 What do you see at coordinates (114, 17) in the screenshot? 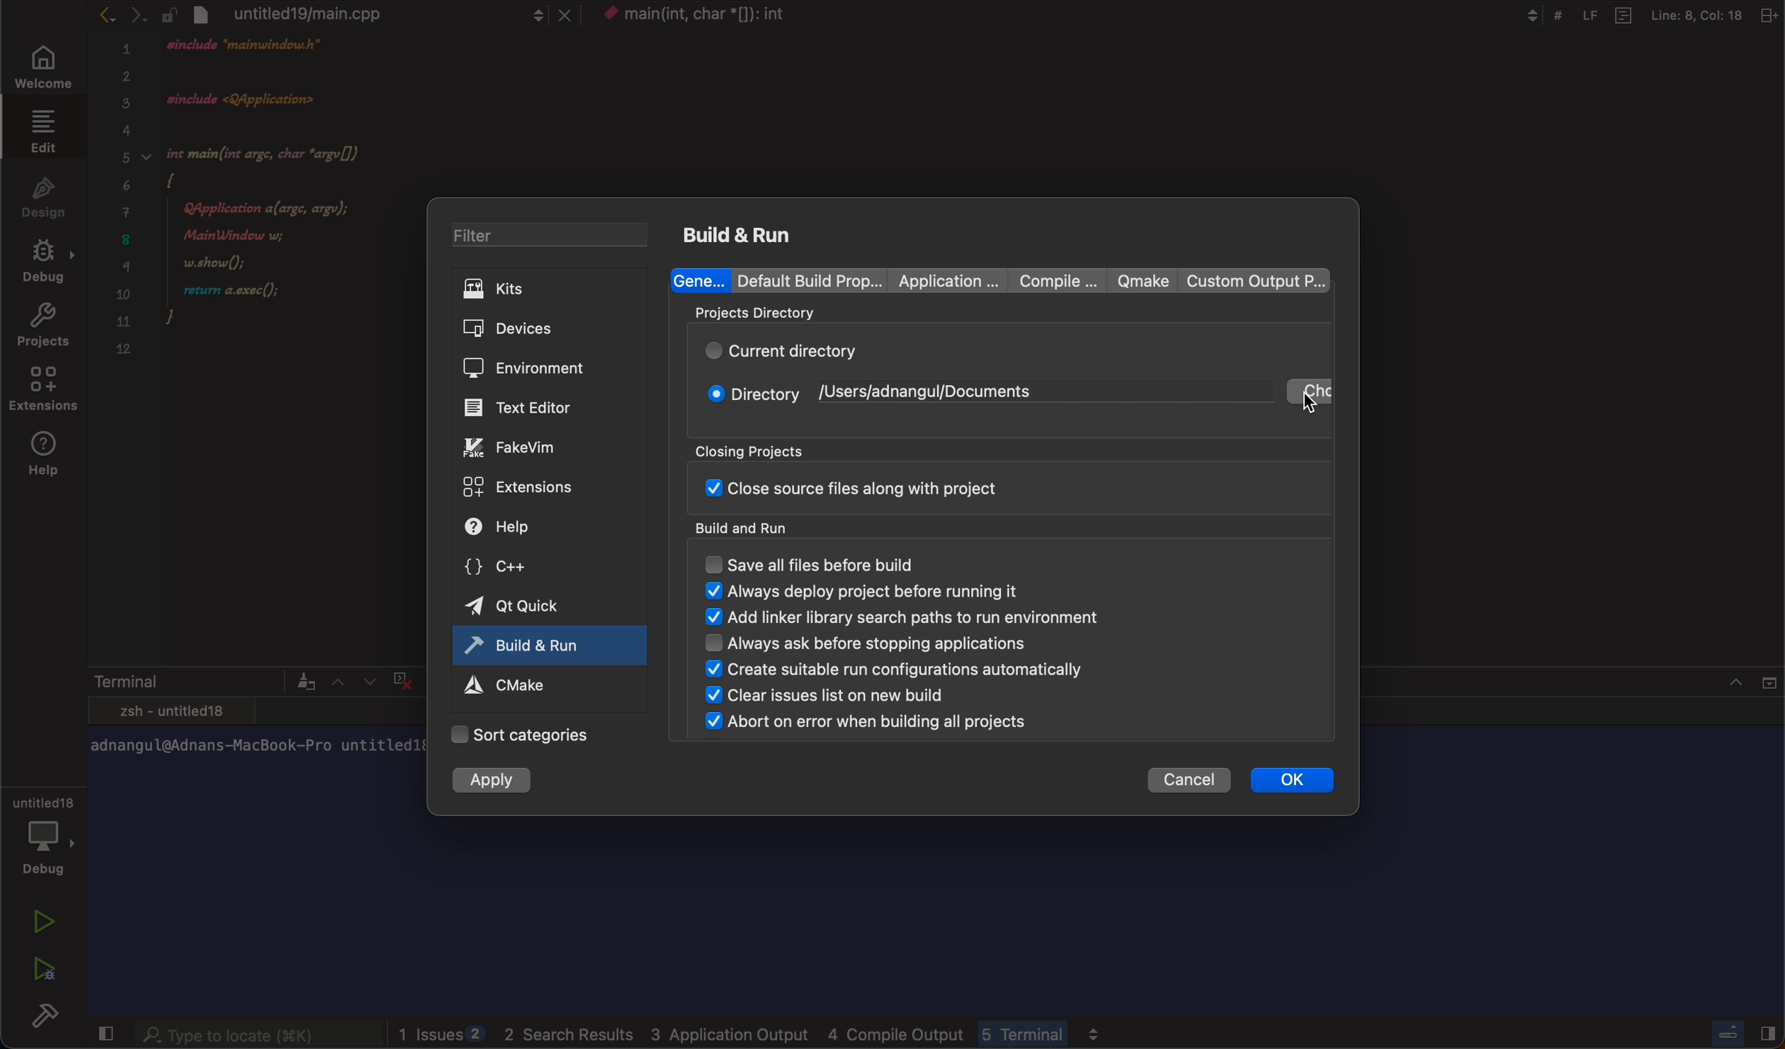
I see `arrows` at bounding box center [114, 17].